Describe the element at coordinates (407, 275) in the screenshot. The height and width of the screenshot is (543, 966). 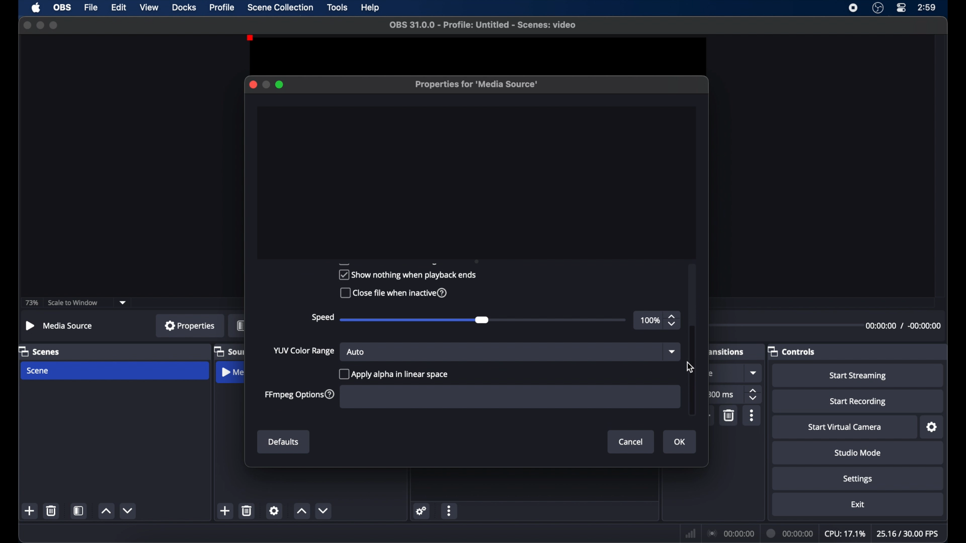
I see `show nothing when playback ends` at that location.